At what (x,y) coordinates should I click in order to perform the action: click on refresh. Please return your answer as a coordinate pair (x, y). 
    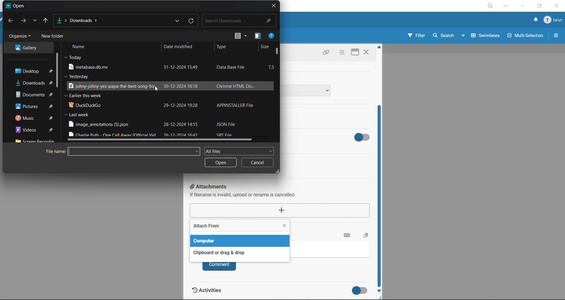
    Looking at the image, I should click on (191, 21).